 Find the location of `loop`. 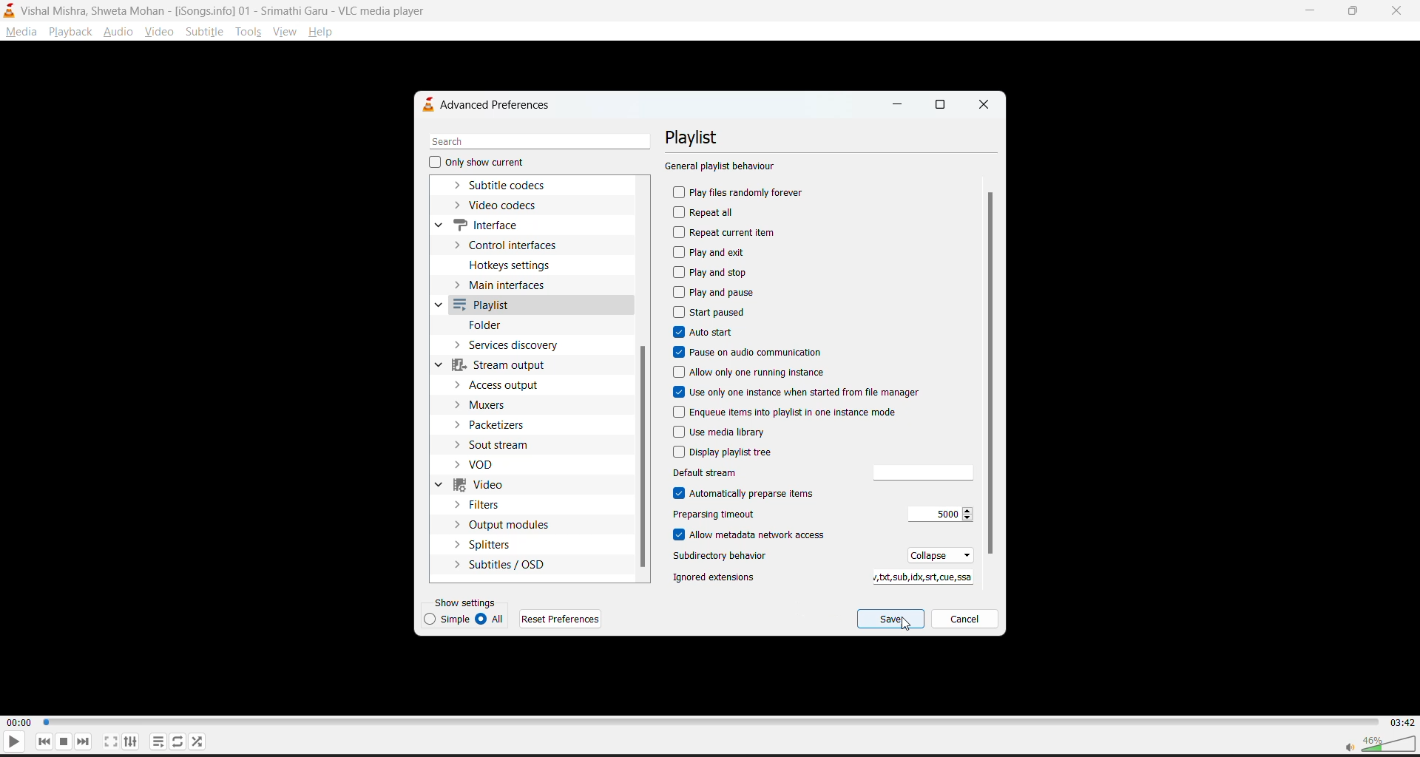

loop is located at coordinates (173, 739).